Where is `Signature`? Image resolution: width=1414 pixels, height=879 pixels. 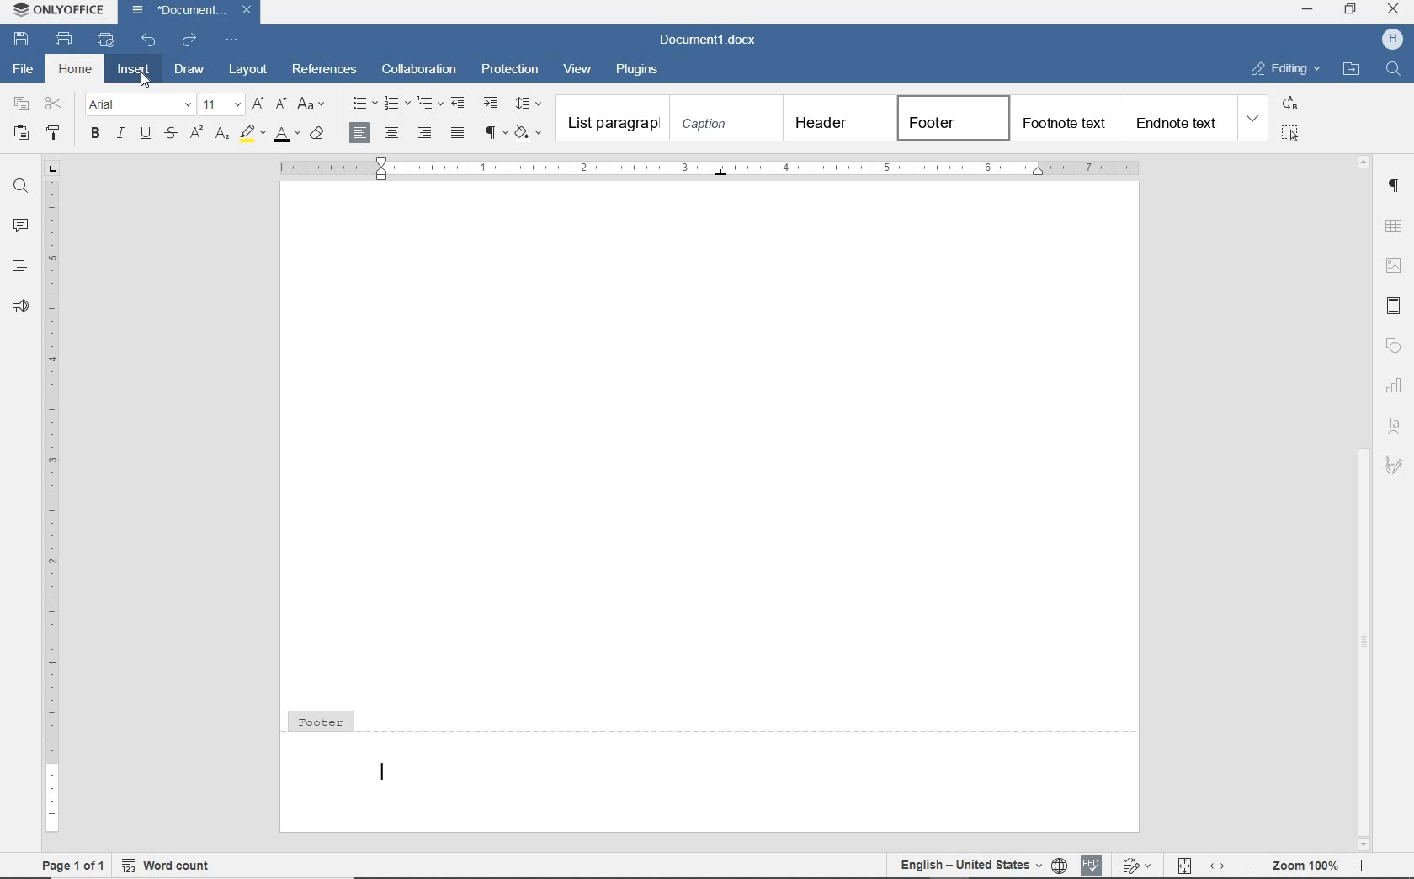 Signature is located at coordinates (1396, 471).